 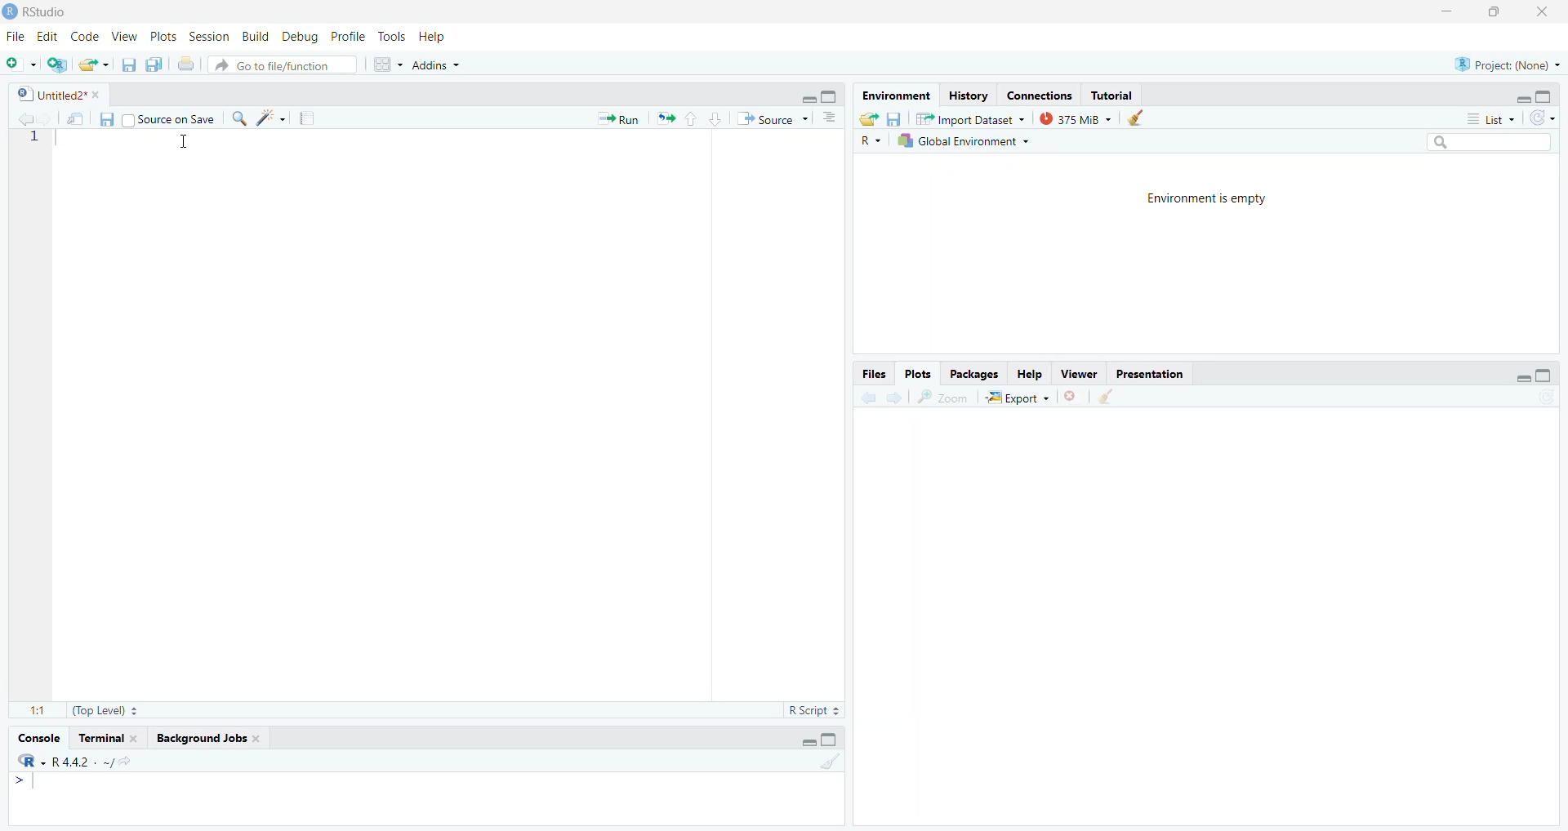 I want to click on go forward, so click(x=896, y=398).